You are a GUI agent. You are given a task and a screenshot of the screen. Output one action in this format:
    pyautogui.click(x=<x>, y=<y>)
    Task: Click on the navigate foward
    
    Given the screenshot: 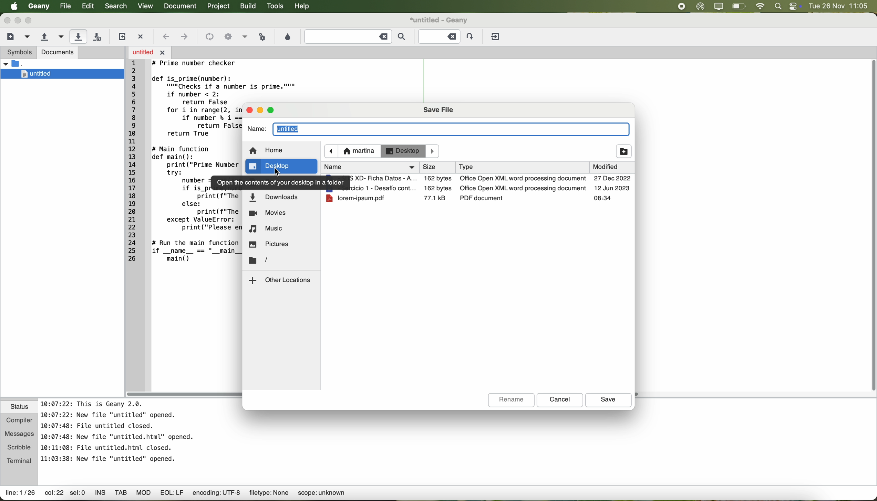 What is the action you would take?
    pyautogui.click(x=362, y=151)
    